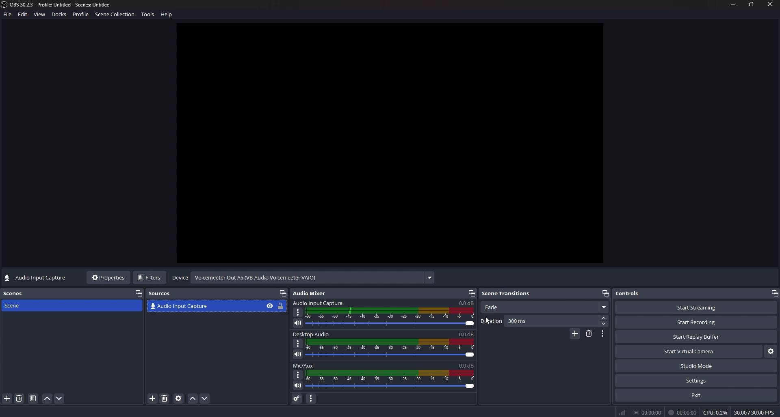  Describe the element at coordinates (163, 293) in the screenshot. I see `sources` at that location.